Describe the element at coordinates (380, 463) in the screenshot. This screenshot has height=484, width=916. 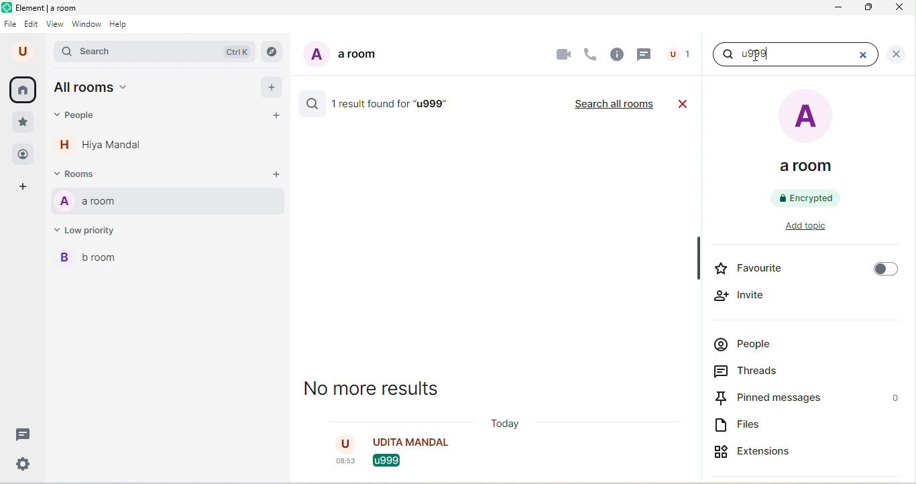
I see `u999` at that location.